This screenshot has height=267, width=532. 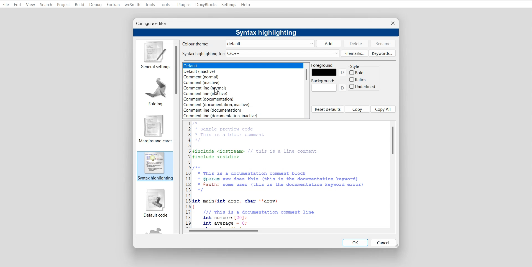 I want to click on Style, so click(x=355, y=66).